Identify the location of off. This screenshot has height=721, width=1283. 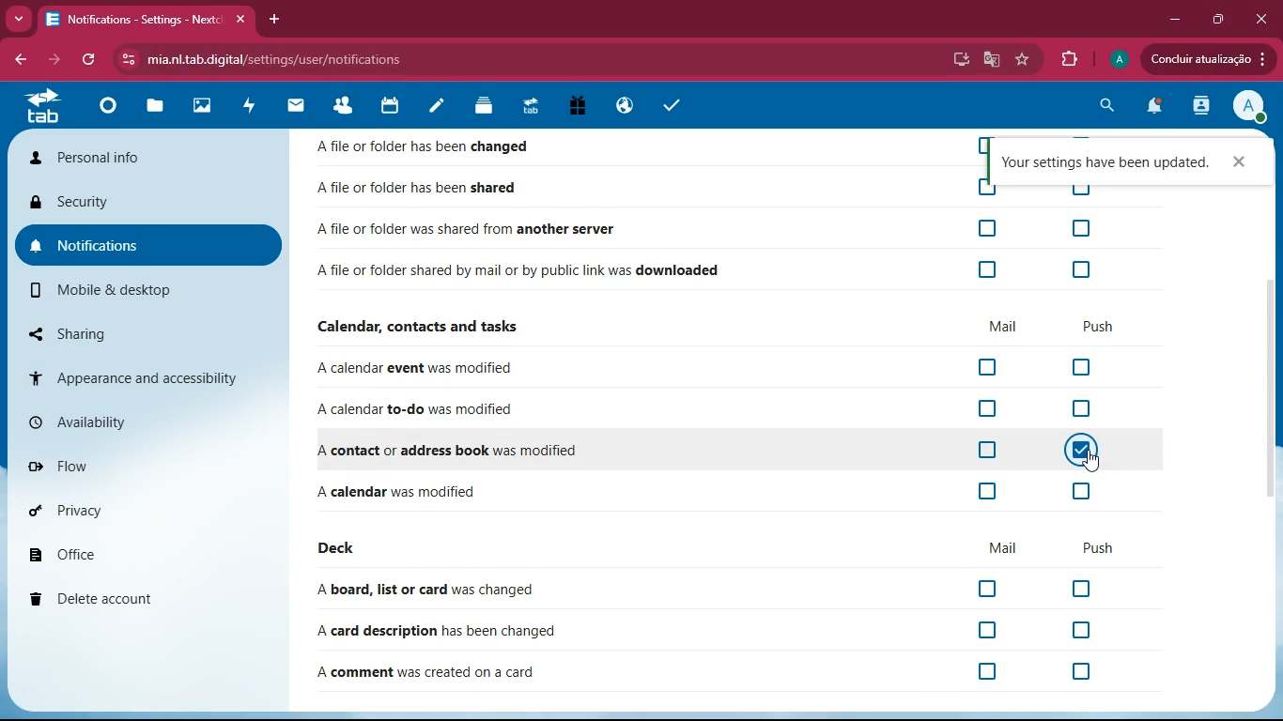
(1080, 491).